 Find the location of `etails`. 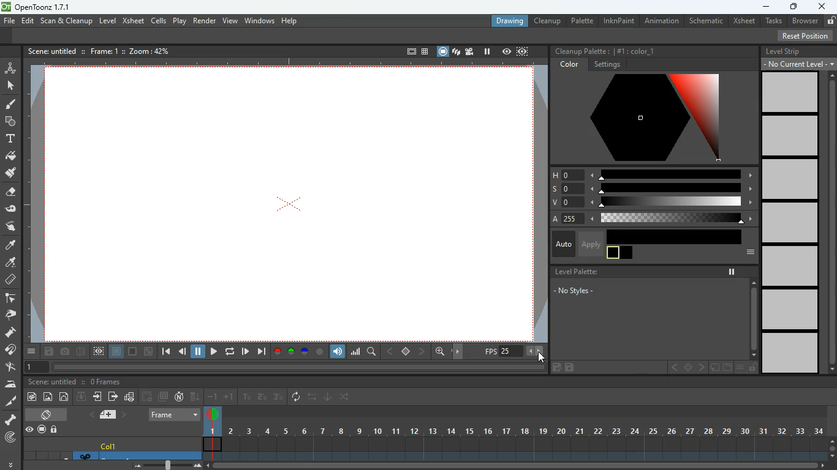

etails is located at coordinates (131, 398).